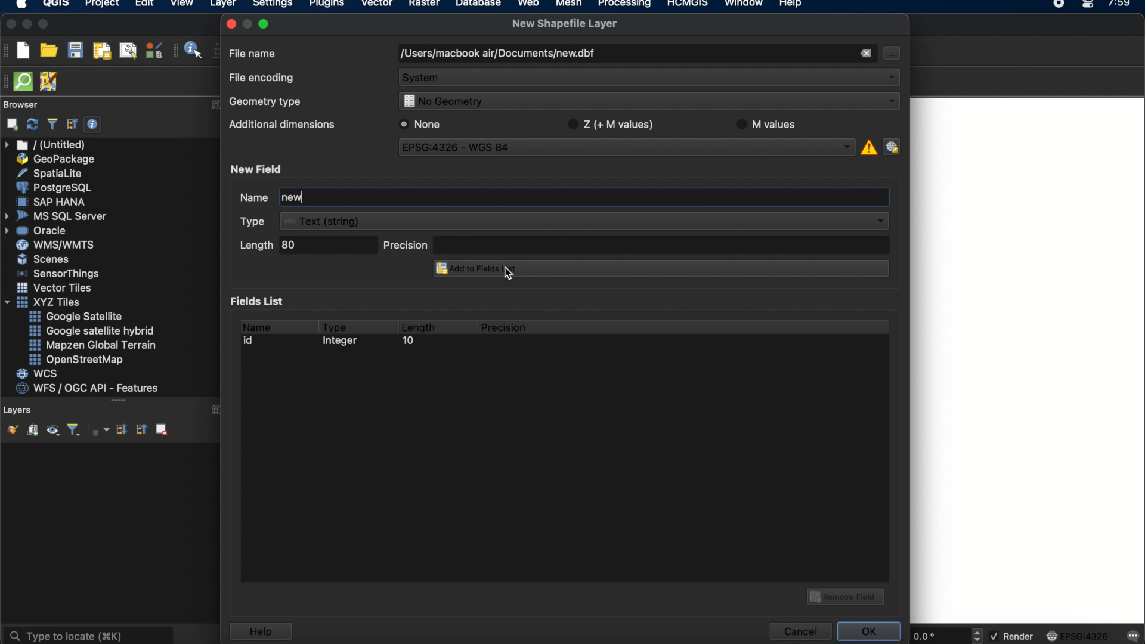 Image resolution: width=1145 pixels, height=644 pixels. What do you see at coordinates (72, 124) in the screenshot?
I see `collapse all` at bounding box center [72, 124].